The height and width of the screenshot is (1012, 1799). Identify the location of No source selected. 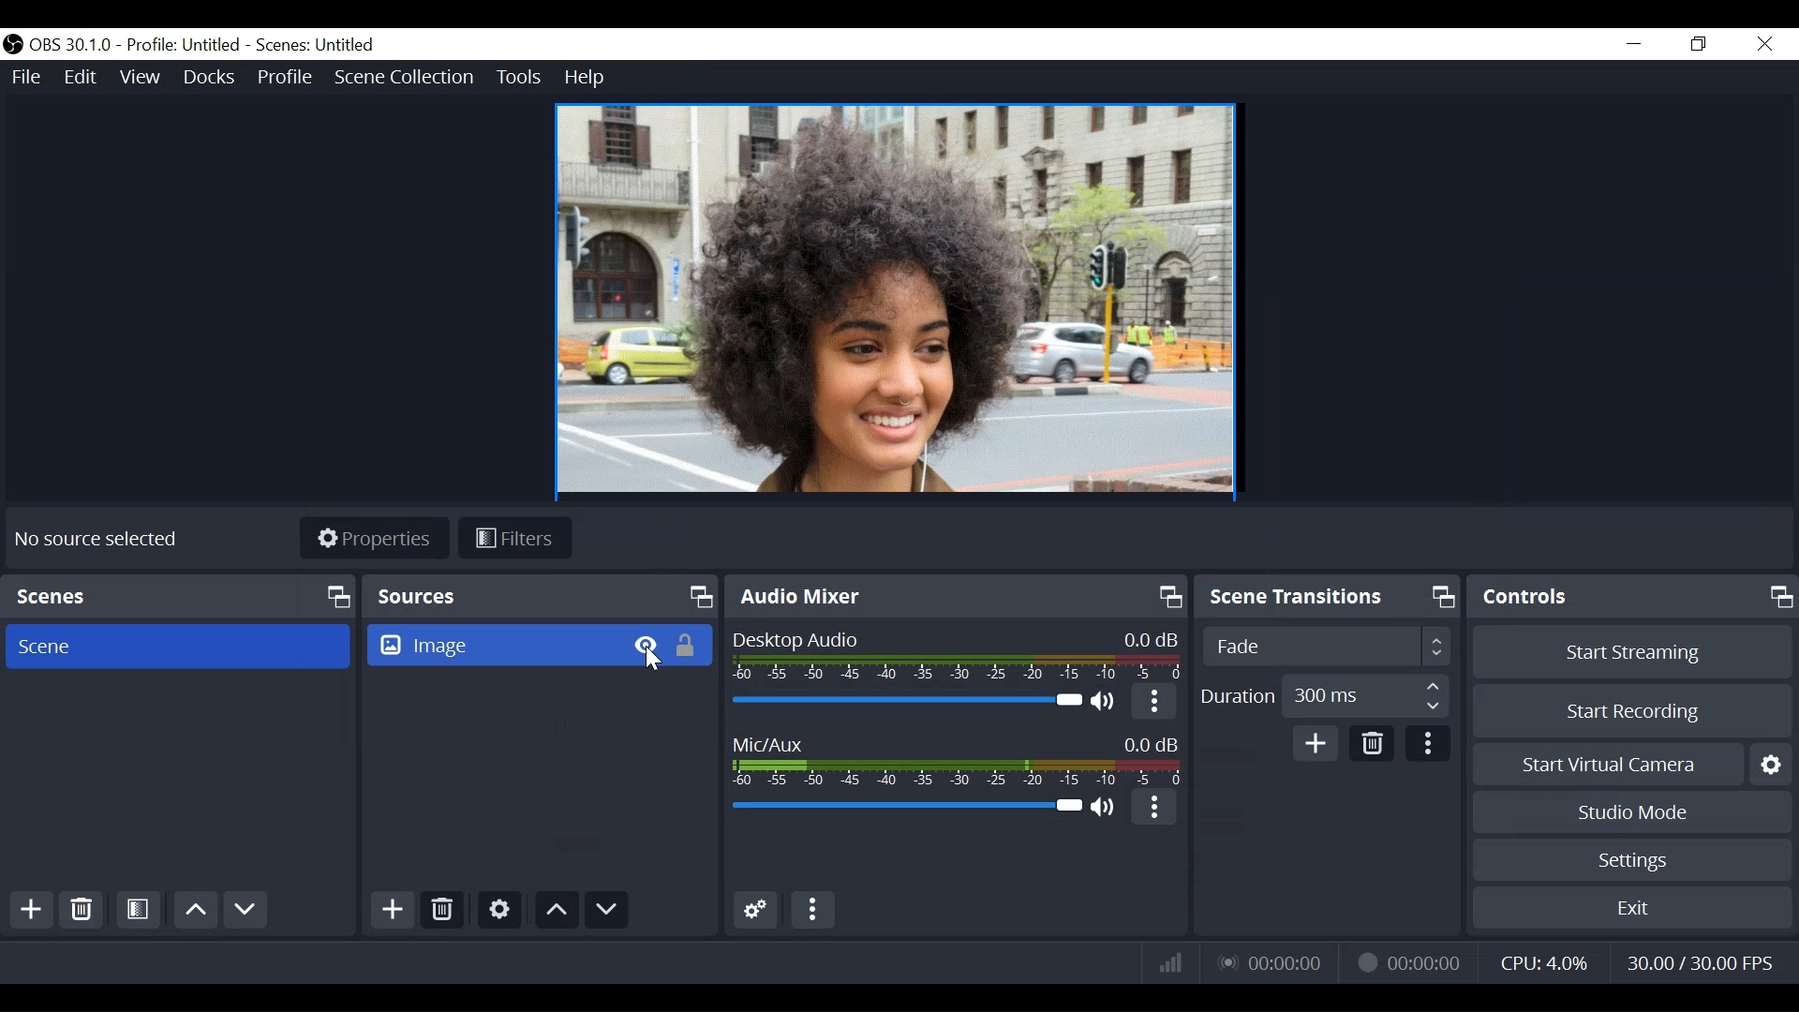
(94, 543).